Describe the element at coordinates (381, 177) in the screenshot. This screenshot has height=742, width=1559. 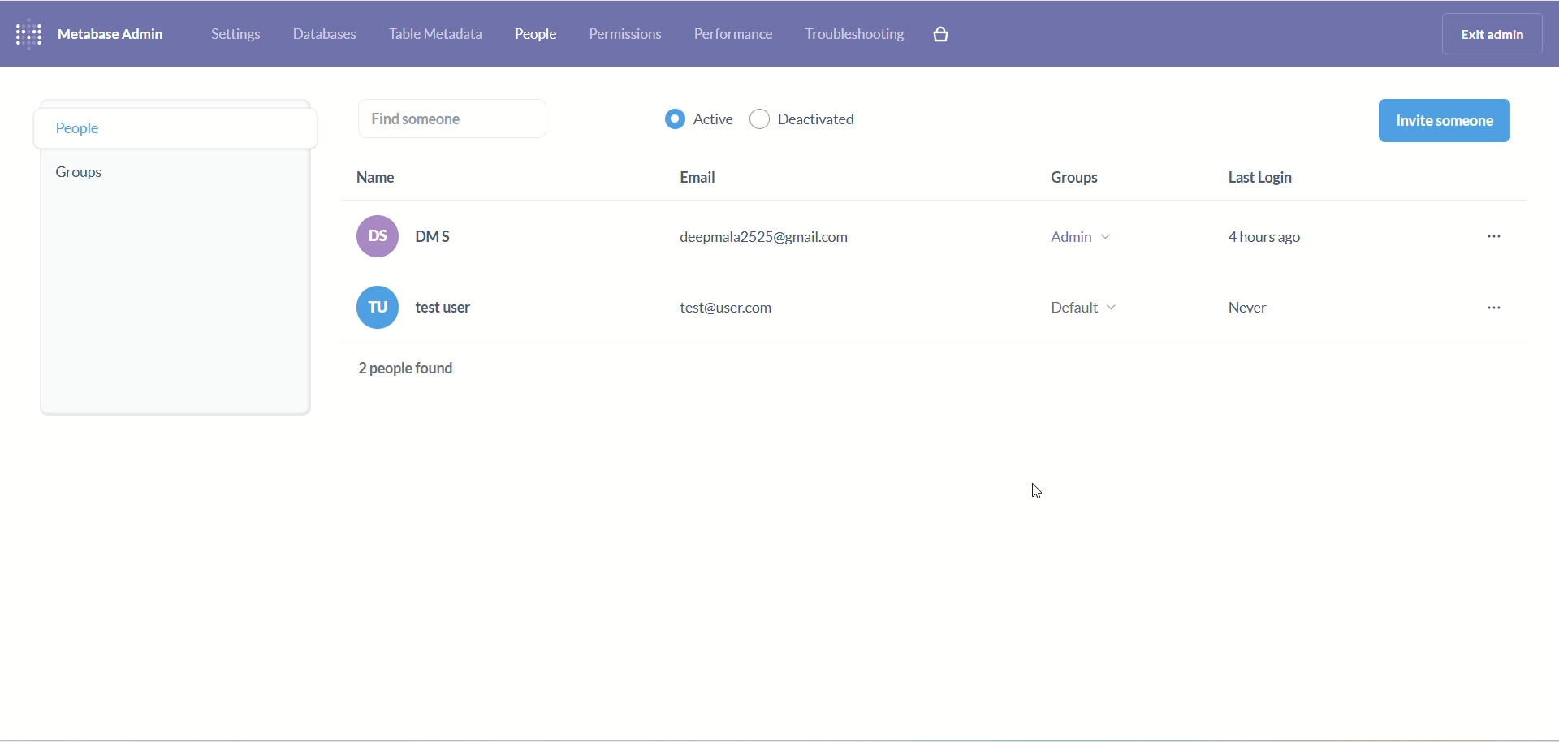
I see `name` at that location.